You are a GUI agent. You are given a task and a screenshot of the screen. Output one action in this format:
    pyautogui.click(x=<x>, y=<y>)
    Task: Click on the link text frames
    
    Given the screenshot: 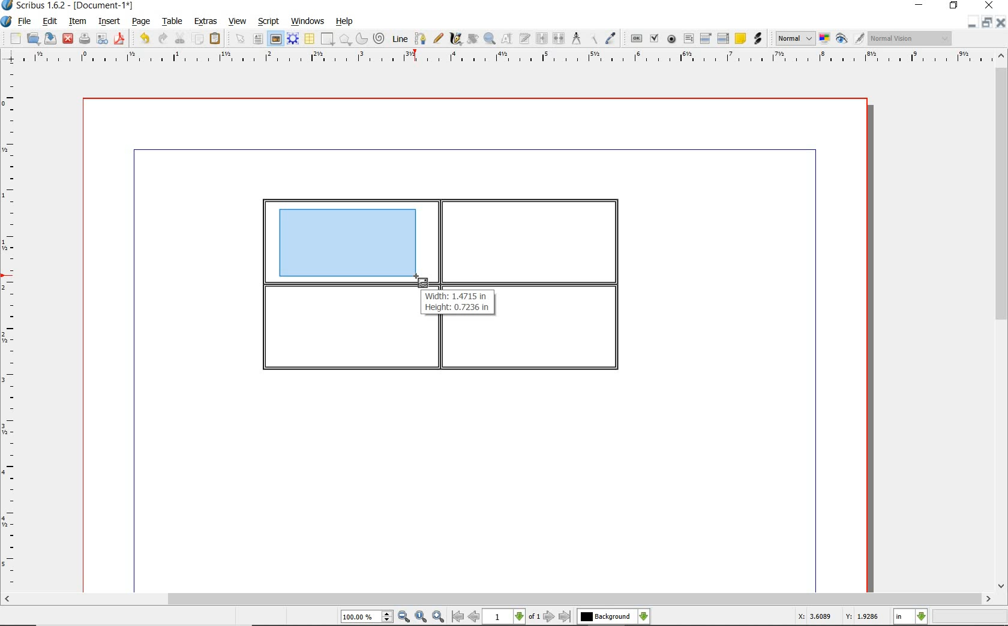 What is the action you would take?
    pyautogui.click(x=542, y=38)
    